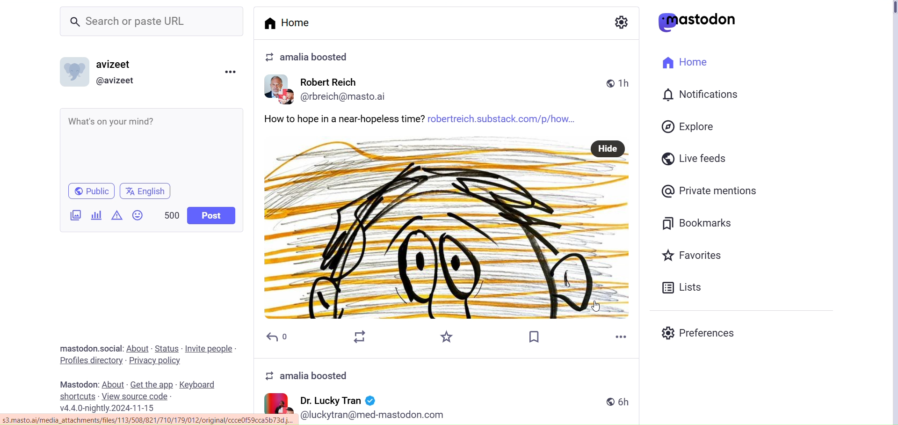 This screenshot has width=898, height=425. Describe the element at coordinates (90, 191) in the screenshot. I see `Public` at that location.